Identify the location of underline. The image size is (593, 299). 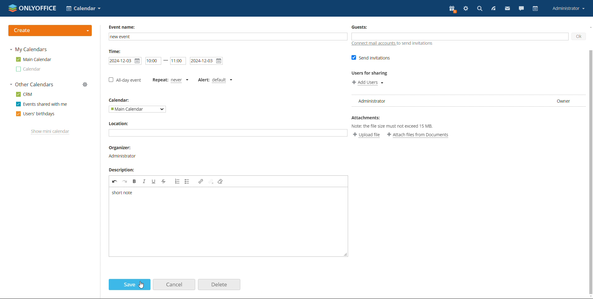
(153, 182).